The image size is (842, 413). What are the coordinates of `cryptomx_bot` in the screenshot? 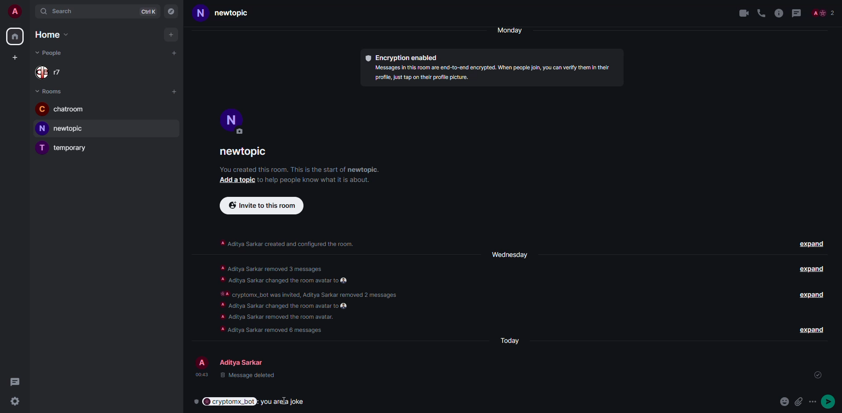 It's located at (225, 402).